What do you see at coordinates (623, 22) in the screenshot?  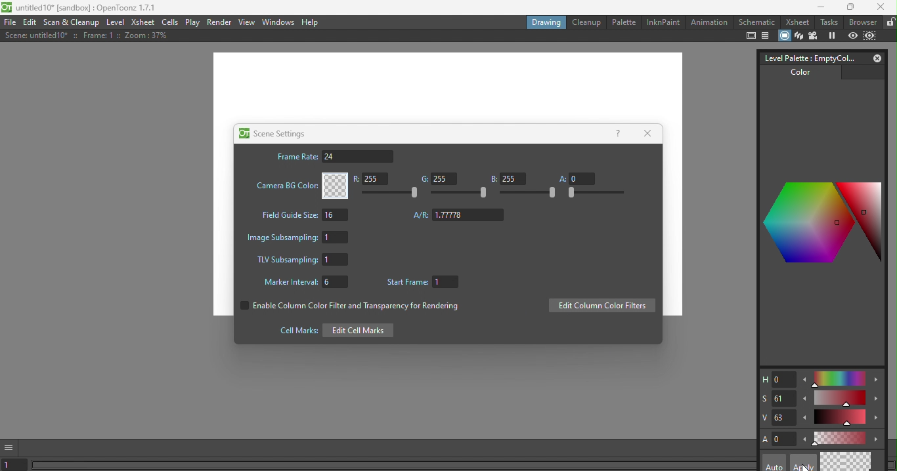 I see `Palette` at bounding box center [623, 22].